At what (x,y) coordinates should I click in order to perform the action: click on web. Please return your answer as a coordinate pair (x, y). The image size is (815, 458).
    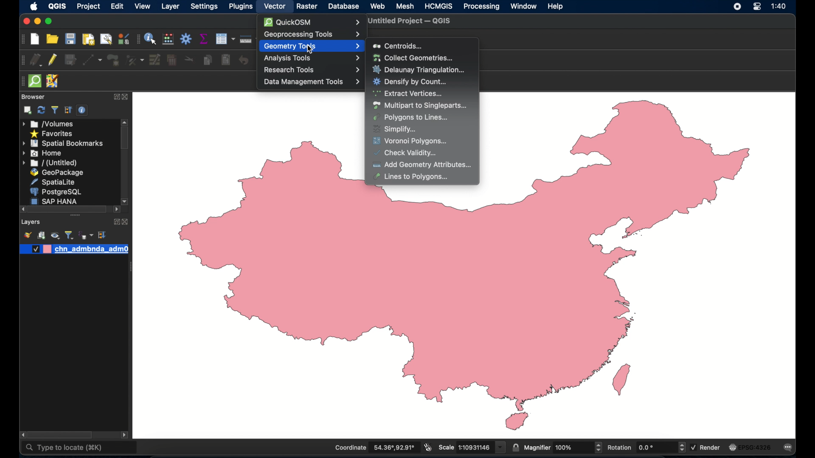
    Looking at the image, I should click on (377, 6).